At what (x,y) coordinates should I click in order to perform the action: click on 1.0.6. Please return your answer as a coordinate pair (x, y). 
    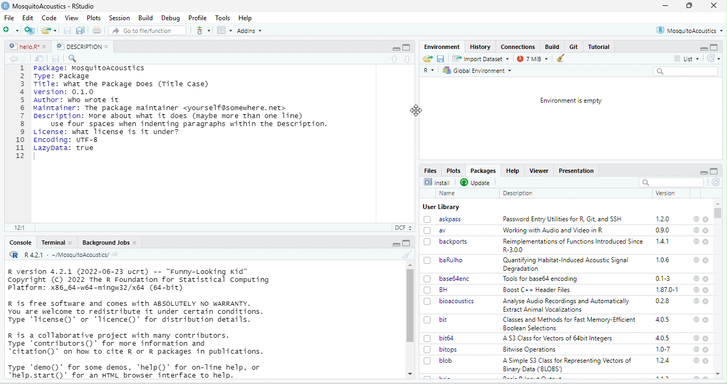
    Looking at the image, I should click on (662, 260).